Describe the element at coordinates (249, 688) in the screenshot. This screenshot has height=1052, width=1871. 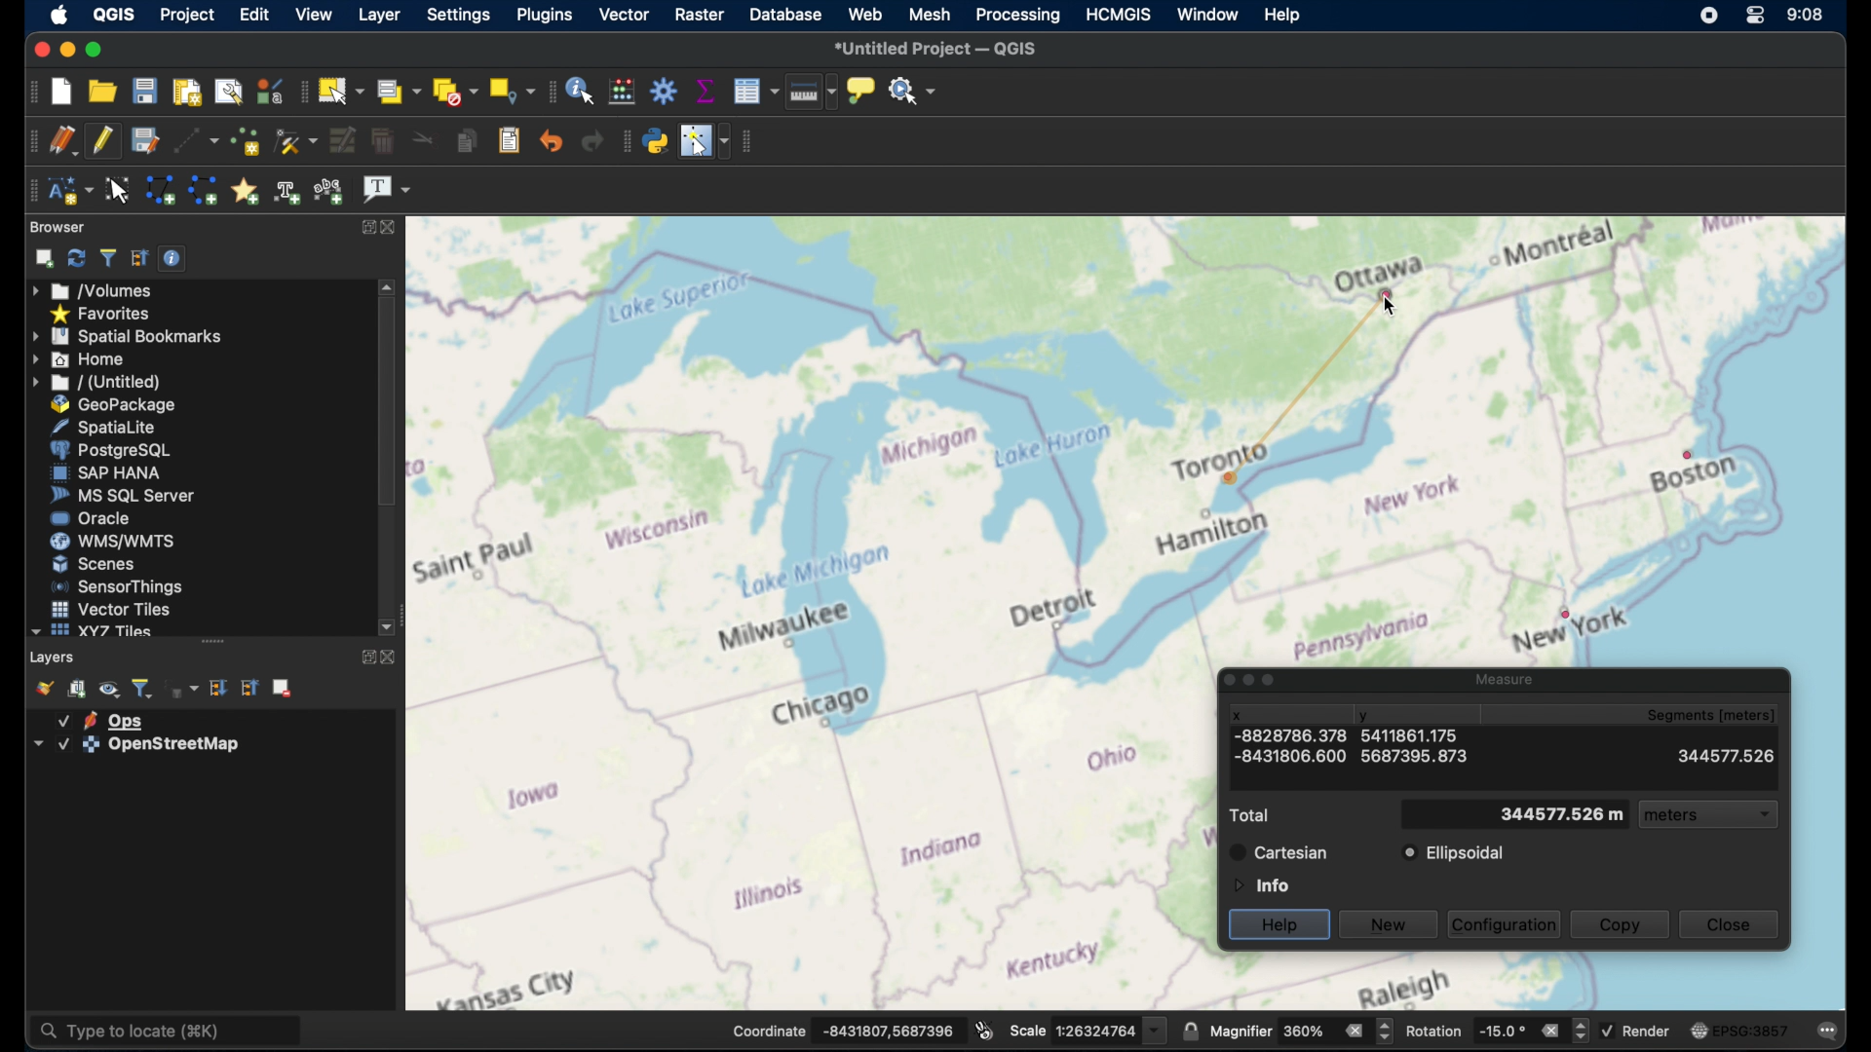
I see `collapse all` at that location.